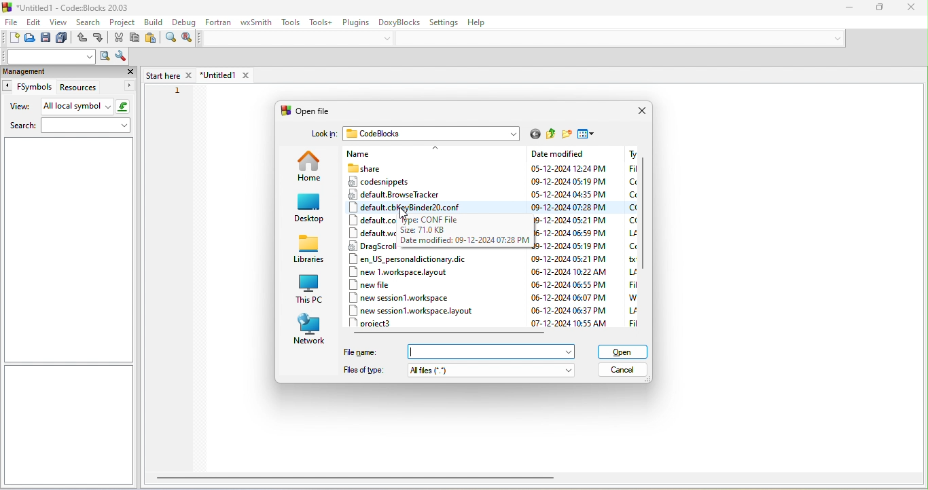 This screenshot has width=928, height=490. What do you see at coordinates (58, 21) in the screenshot?
I see `view` at bounding box center [58, 21].